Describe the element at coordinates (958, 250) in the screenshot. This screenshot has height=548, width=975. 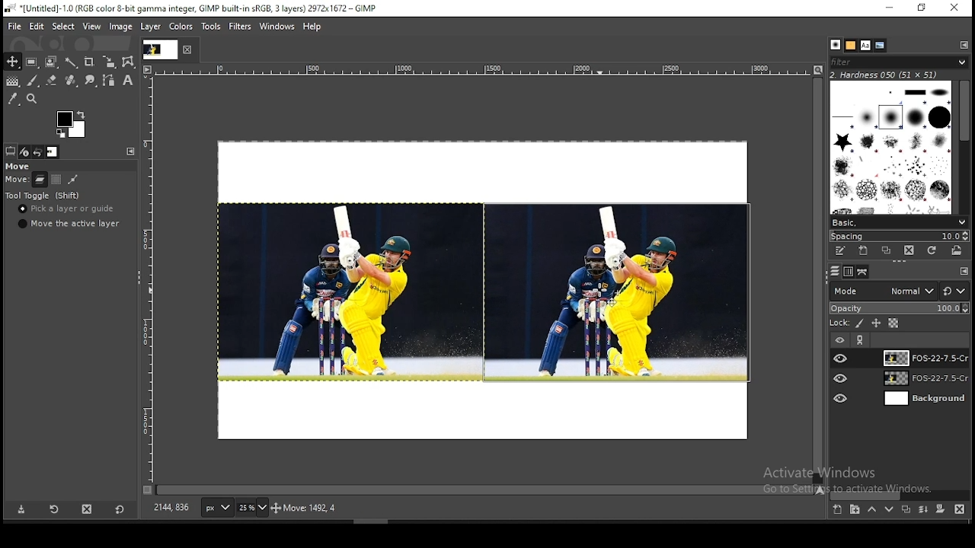
I see `open brush as image` at that location.